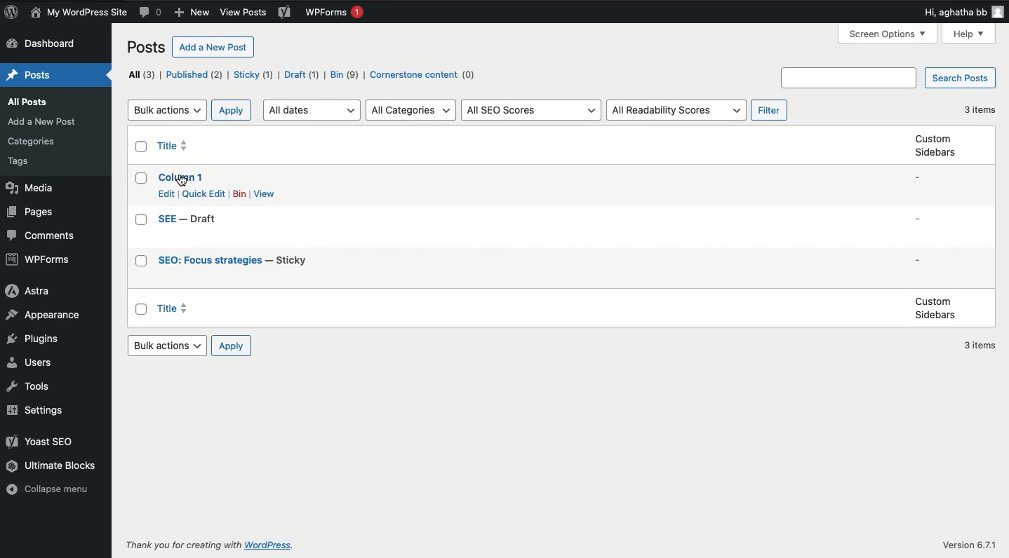 The height and width of the screenshot is (558, 1009). What do you see at coordinates (422, 76) in the screenshot?
I see `Cornerstone content` at bounding box center [422, 76].